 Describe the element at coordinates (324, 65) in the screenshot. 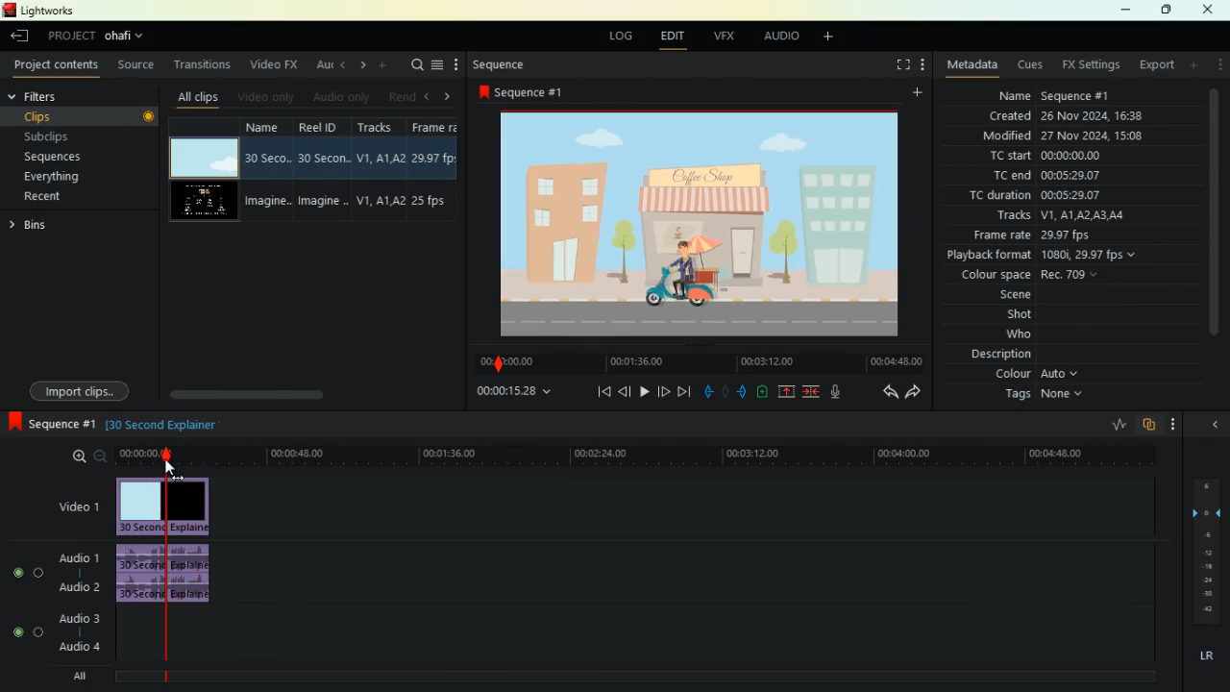

I see `au` at that location.